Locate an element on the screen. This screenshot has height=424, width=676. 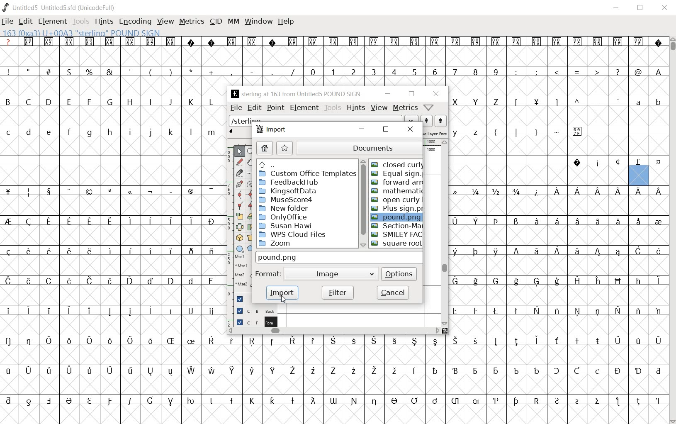
Symbol is located at coordinates (30, 41).